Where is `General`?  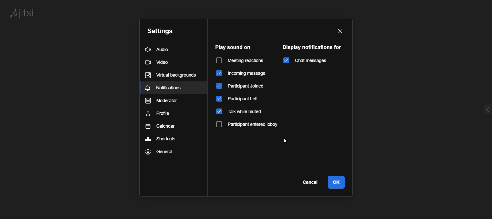 General is located at coordinates (160, 151).